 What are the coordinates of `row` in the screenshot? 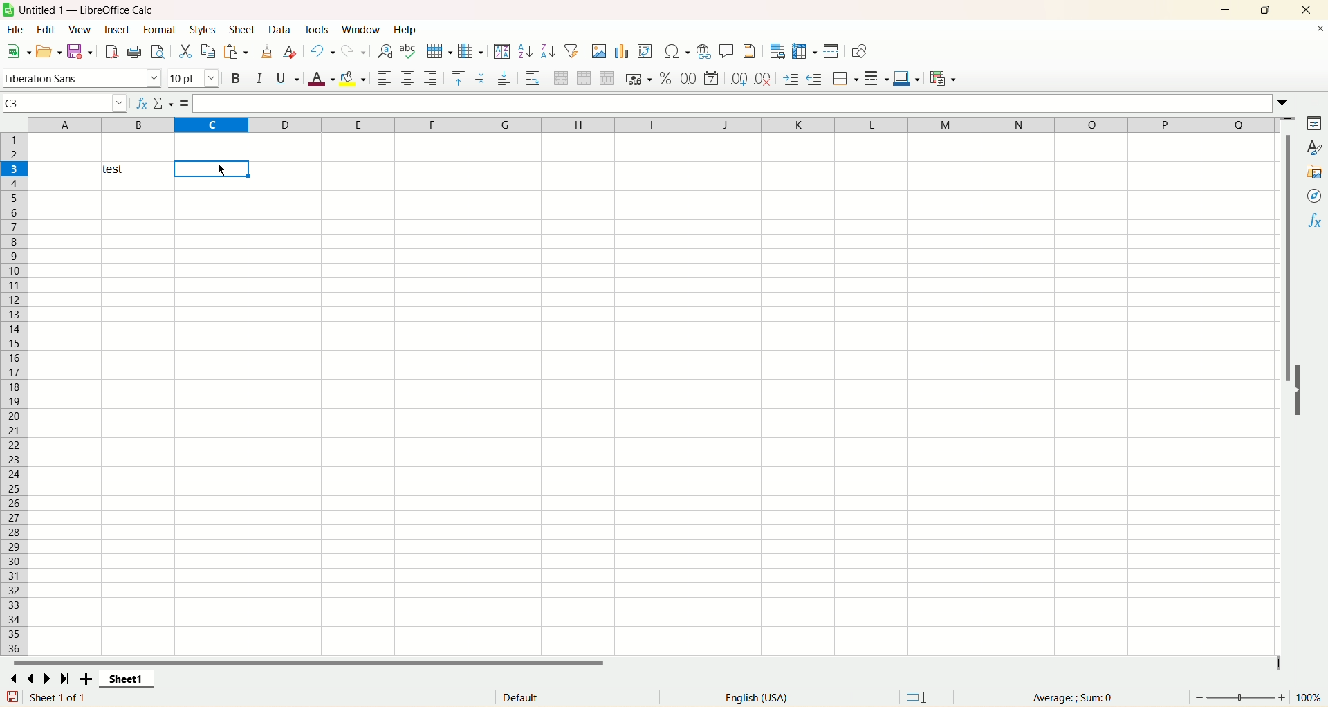 It's located at (439, 51).